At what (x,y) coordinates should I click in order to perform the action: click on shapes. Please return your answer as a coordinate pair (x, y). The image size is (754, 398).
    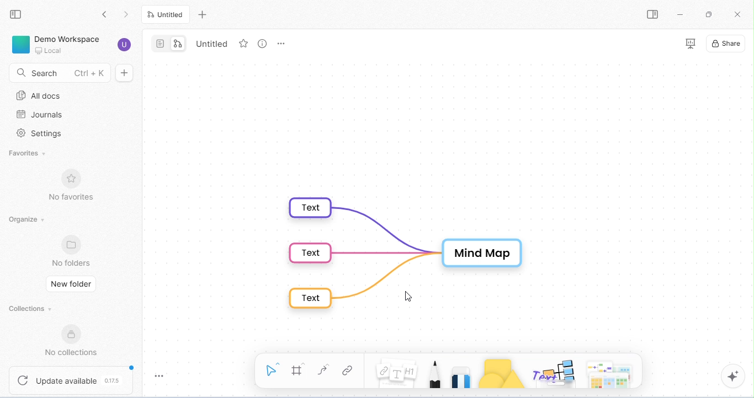
    Looking at the image, I should click on (502, 375).